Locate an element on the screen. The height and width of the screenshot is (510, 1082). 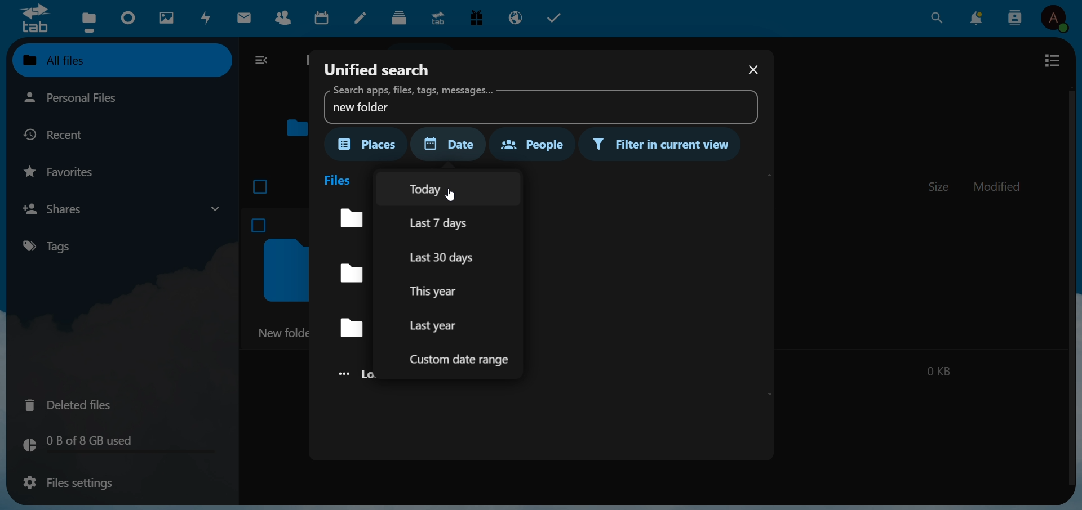
favorites is located at coordinates (65, 171).